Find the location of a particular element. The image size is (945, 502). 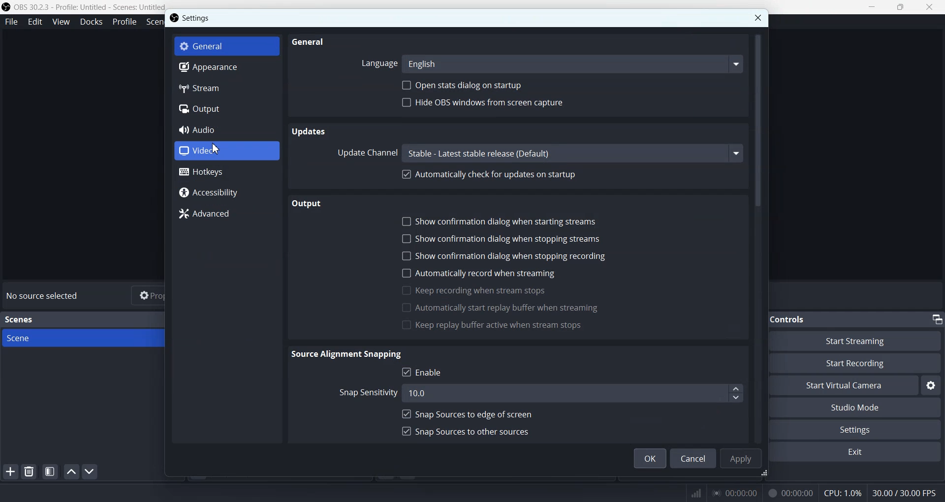

Advanced is located at coordinates (227, 214).